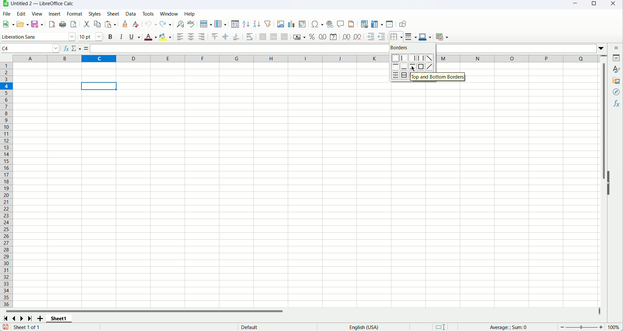  Describe the element at coordinates (429, 58) in the screenshot. I see `Diagonal down border` at that location.